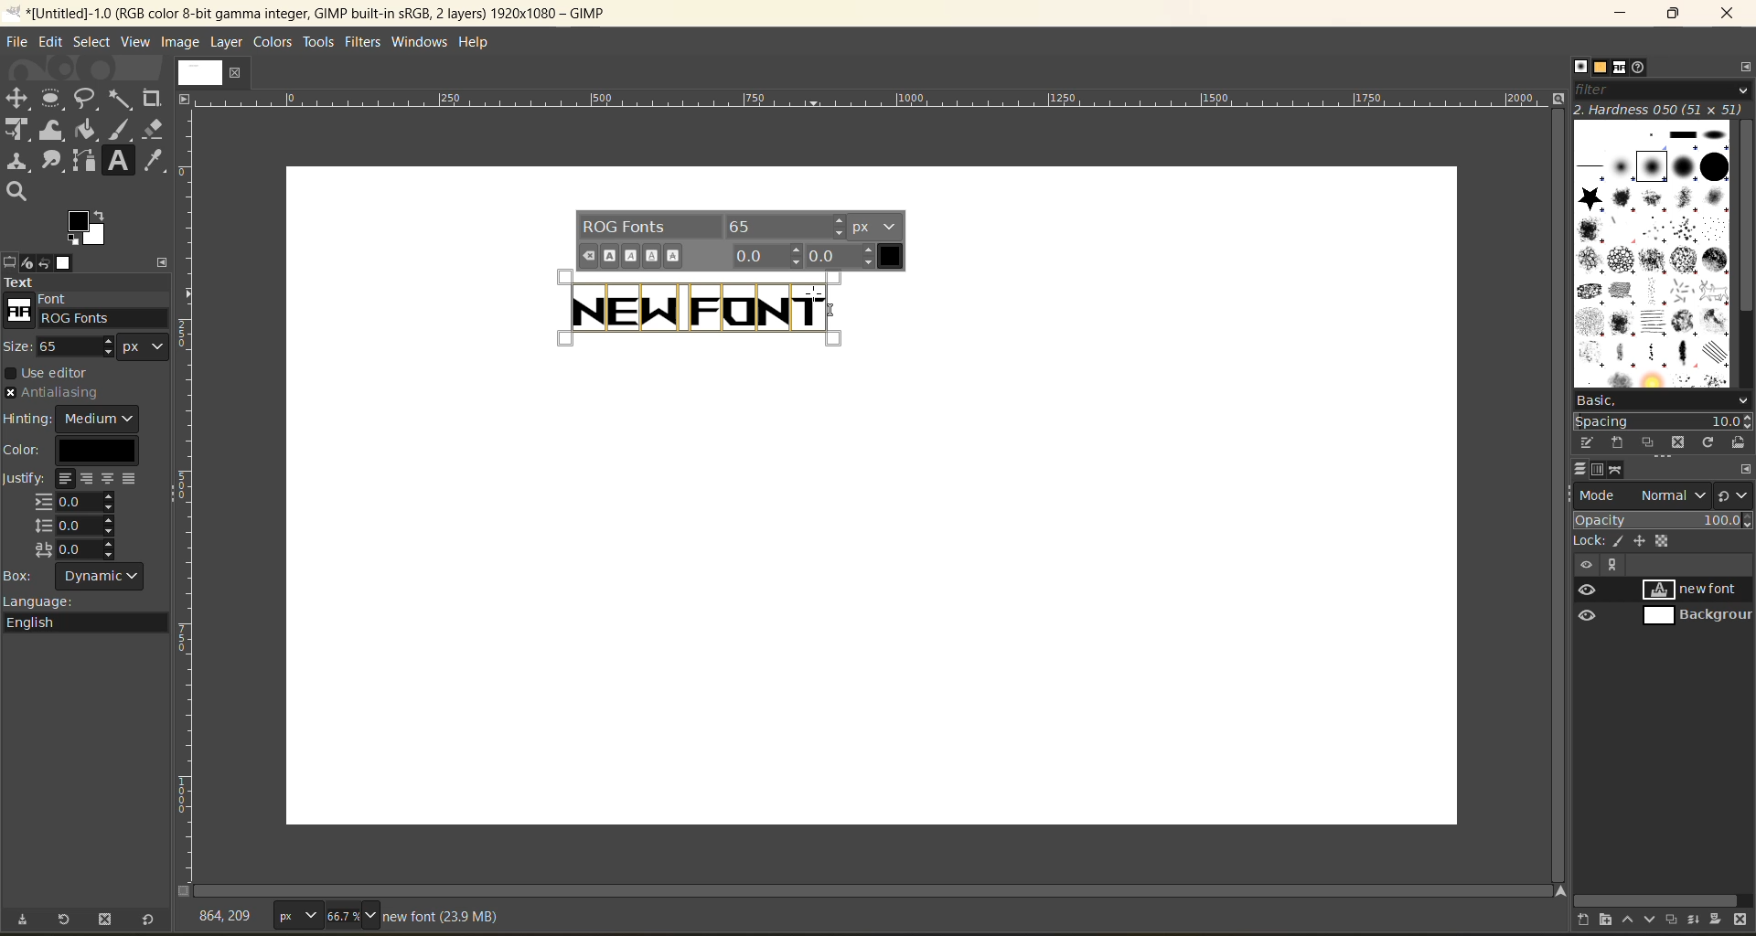 The image size is (1756, 936). What do you see at coordinates (483, 45) in the screenshot?
I see `help` at bounding box center [483, 45].